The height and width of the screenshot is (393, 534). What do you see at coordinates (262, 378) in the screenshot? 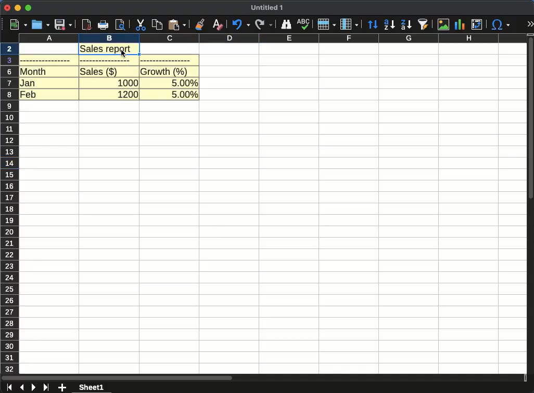
I see `scroll` at bounding box center [262, 378].